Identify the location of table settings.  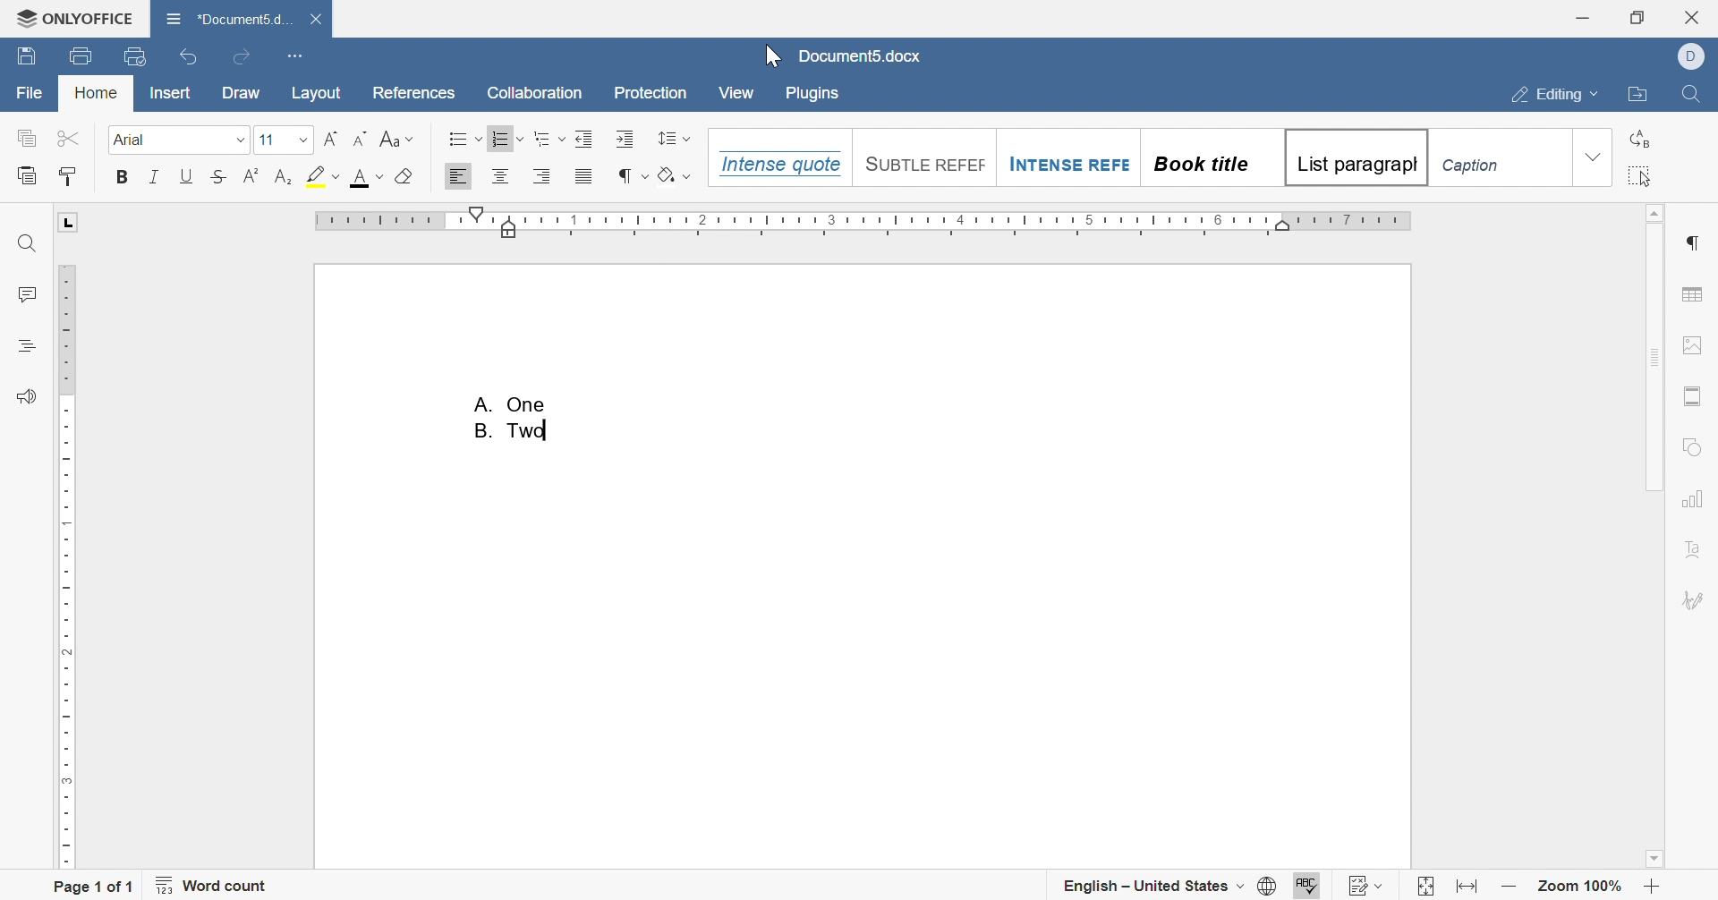
(1692, 294).